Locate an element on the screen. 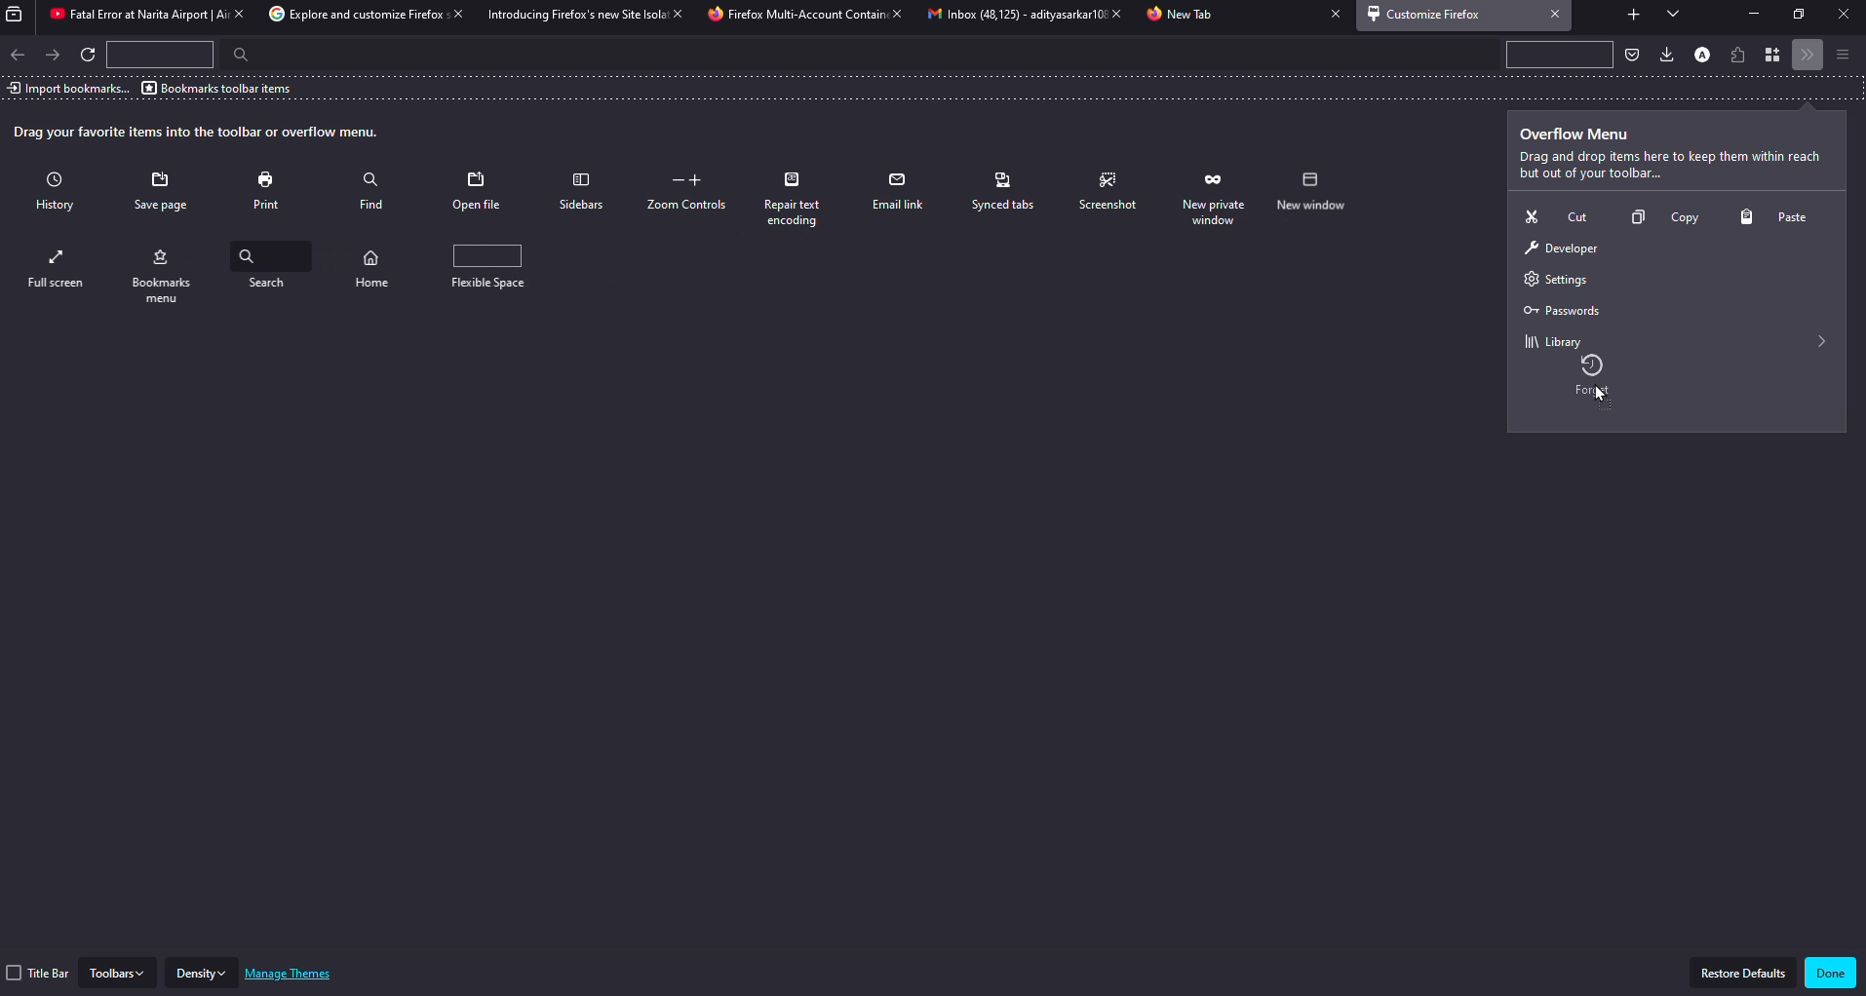  find is located at coordinates (371, 187).